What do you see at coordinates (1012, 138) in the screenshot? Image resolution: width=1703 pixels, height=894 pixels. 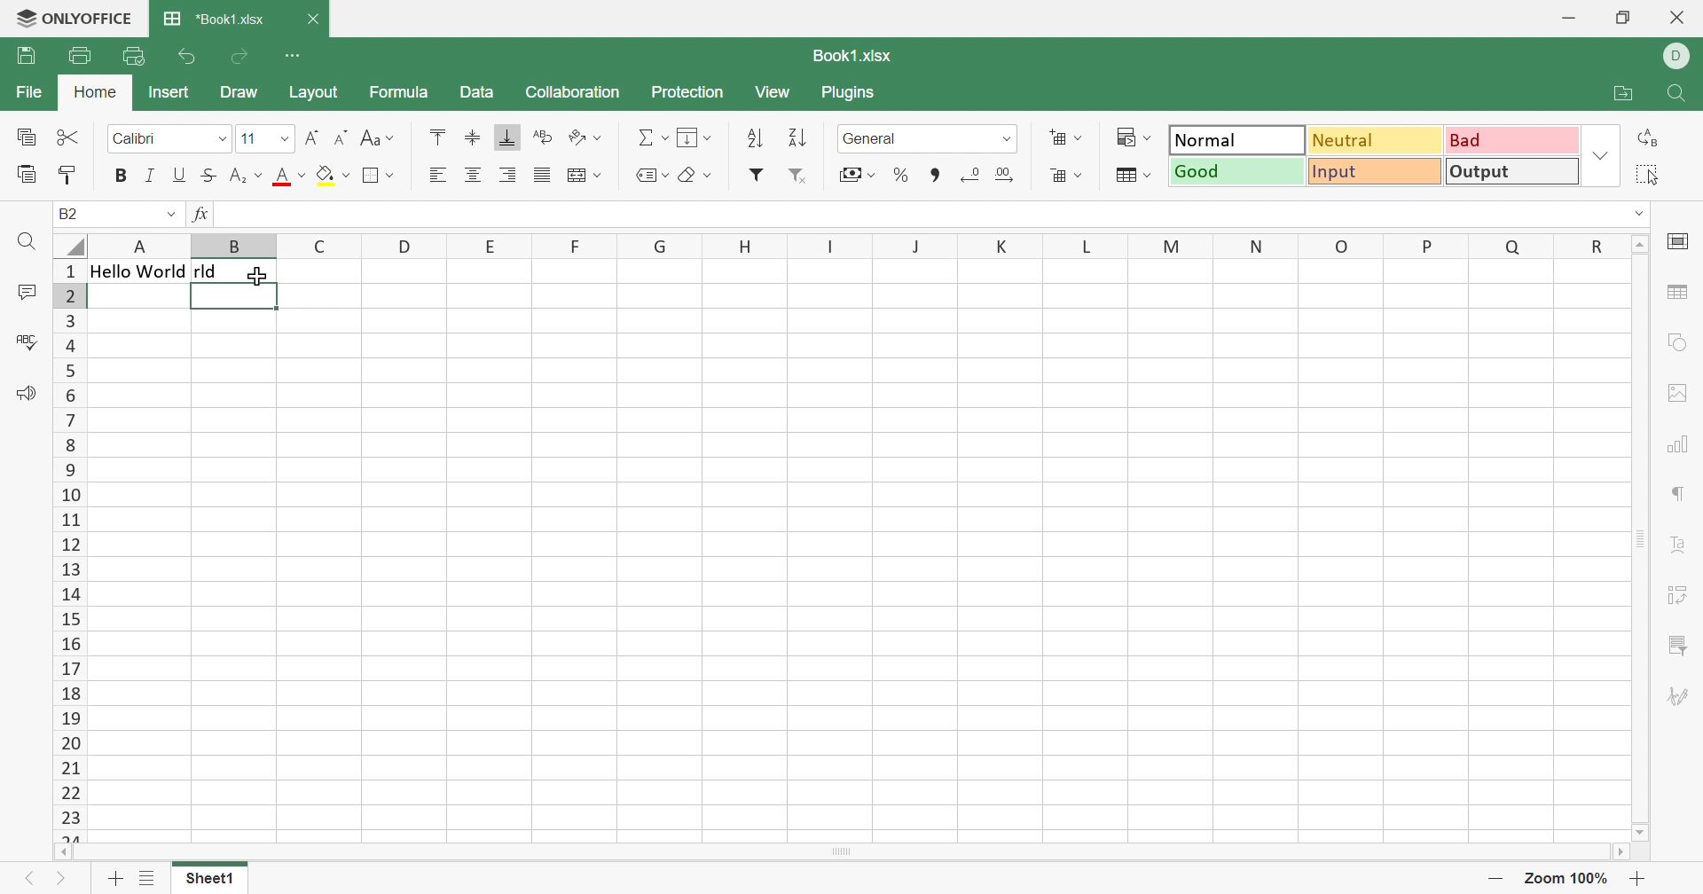 I see `Drop down` at bounding box center [1012, 138].